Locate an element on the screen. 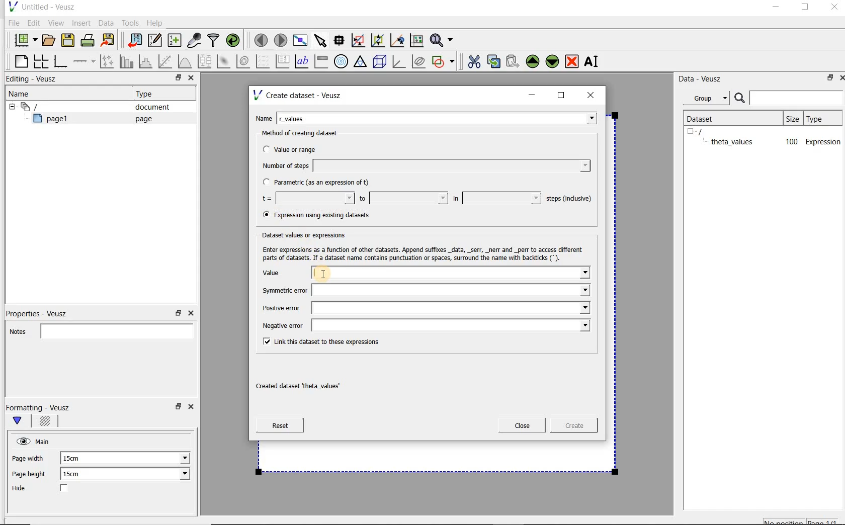 This screenshot has width=845, height=525. Edit and enter new datasets is located at coordinates (155, 41).